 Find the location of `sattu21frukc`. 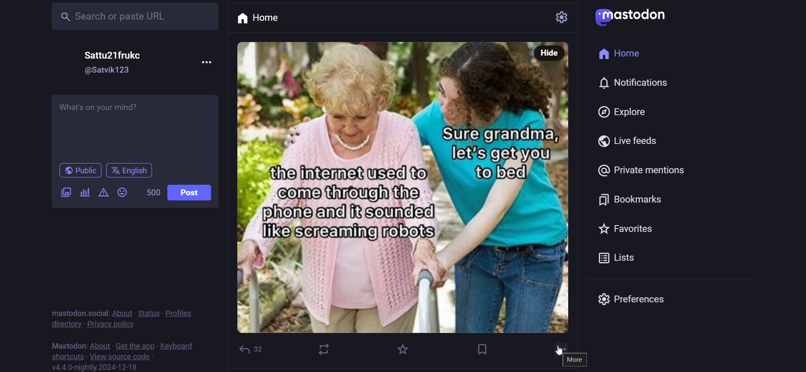

sattu21frukc is located at coordinates (119, 53).